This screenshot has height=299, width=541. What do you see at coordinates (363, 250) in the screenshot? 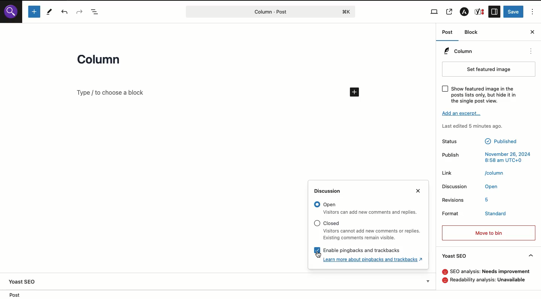
I see `` at bounding box center [363, 250].